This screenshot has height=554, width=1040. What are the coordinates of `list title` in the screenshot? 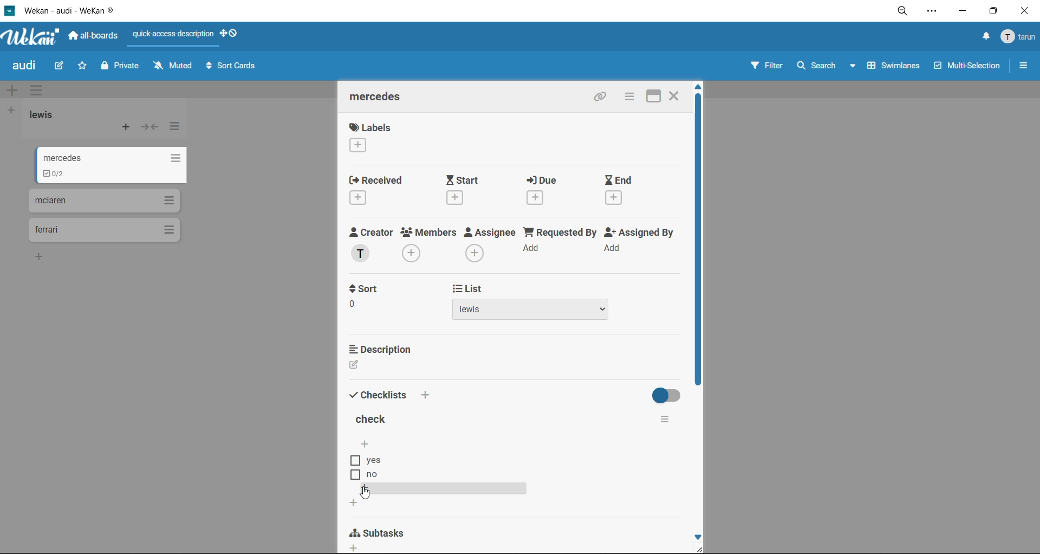 It's located at (45, 116).